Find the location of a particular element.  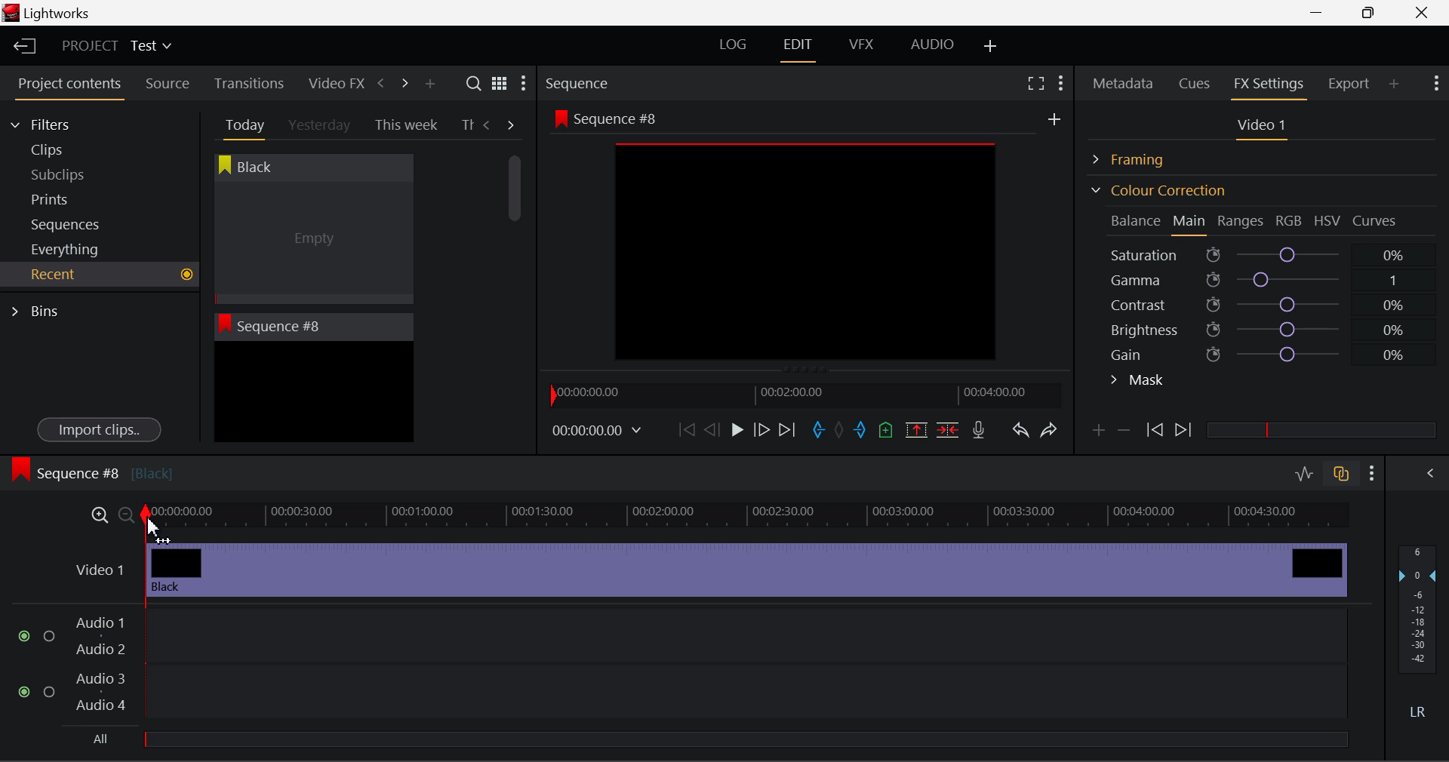

Previous Tab is located at coordinates (489, 124).